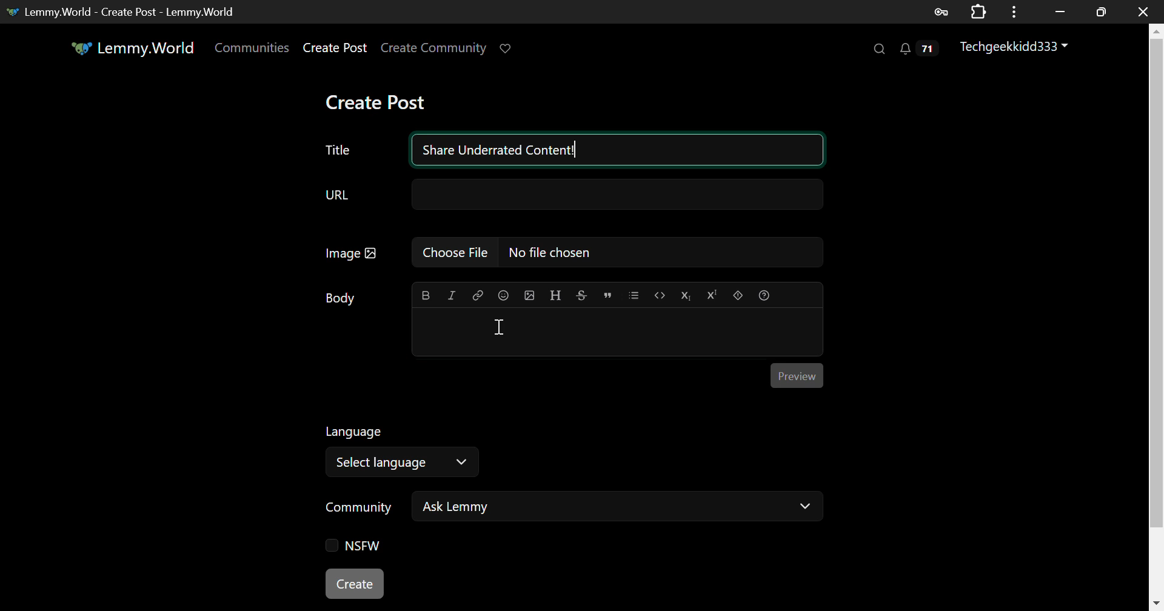  I want to click on Close Window, so click(1143, 10).